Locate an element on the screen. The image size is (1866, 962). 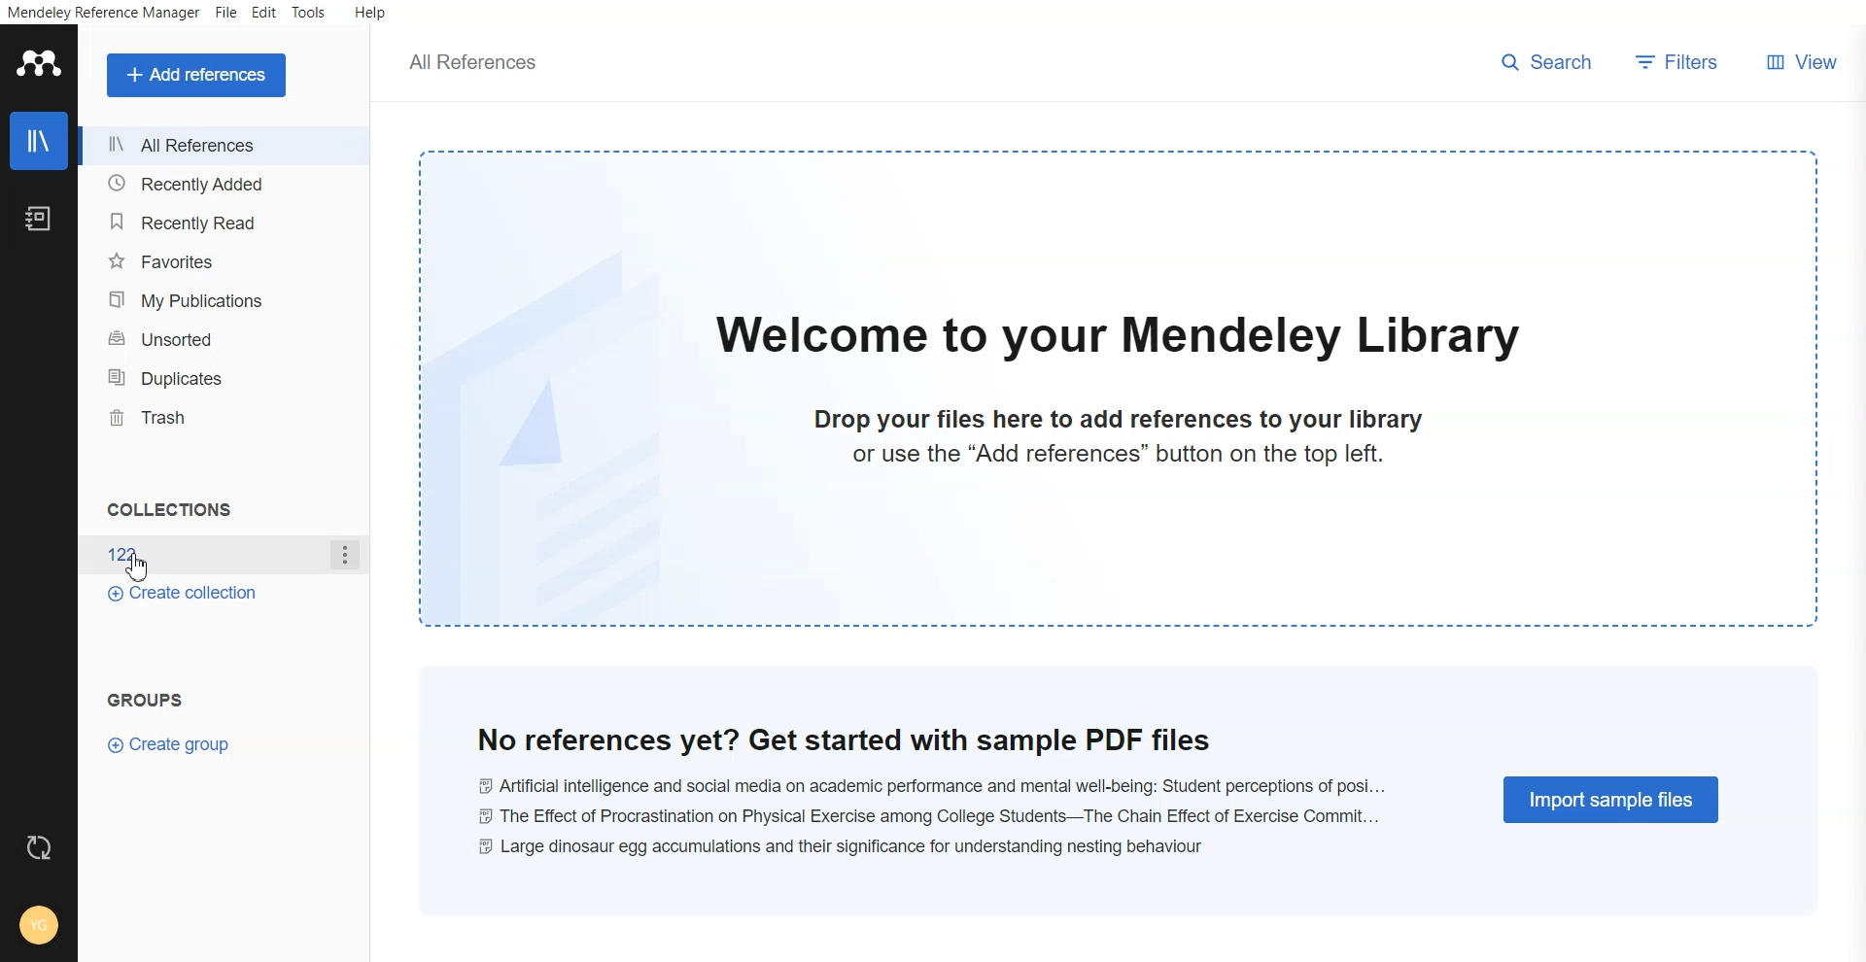
Ai and social media on academic performance and mental well-being: student perceptions of posi... is located at coordinates (933, 781).